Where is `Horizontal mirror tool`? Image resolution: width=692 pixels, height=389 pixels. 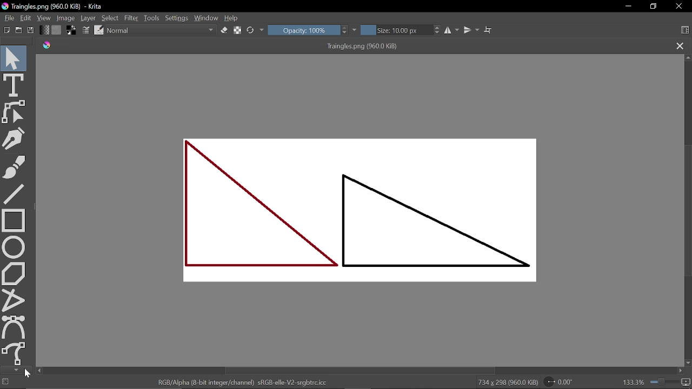 Horizontal mirror tool is located at coordinates (453, 31).